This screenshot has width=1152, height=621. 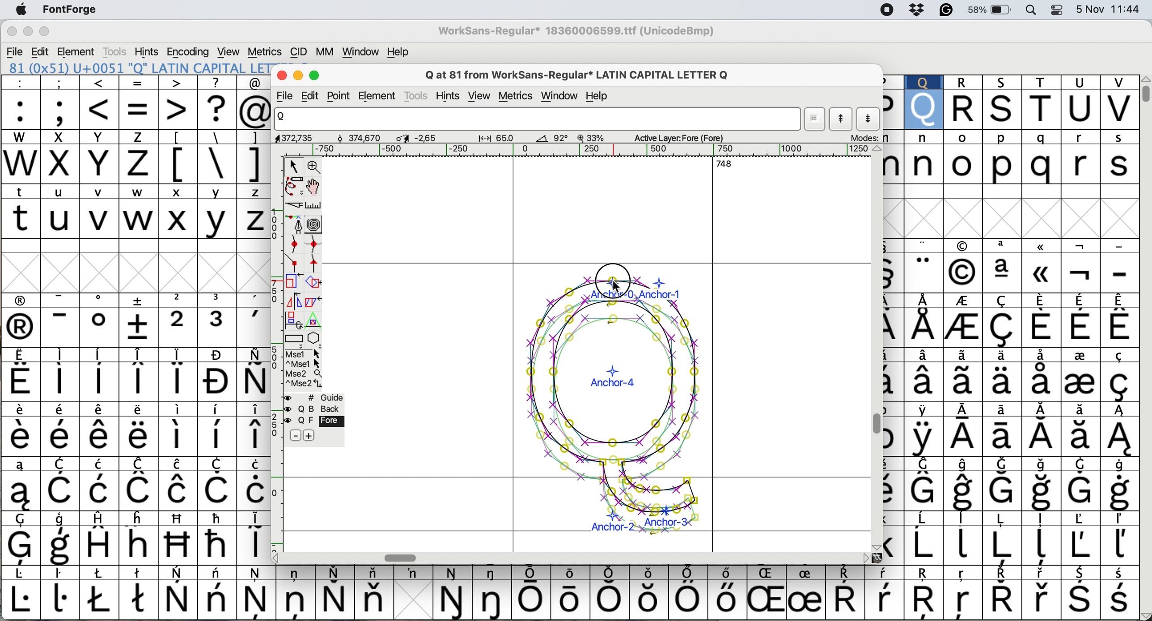 What do you see at coordinates (39, 51) in the screenshot?
I see `edit` at bounding box center [39, 51].